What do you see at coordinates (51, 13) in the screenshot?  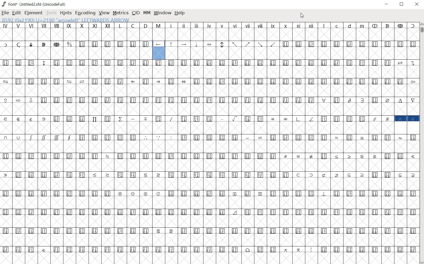 I see `tools` at bounding box center [51, 13].